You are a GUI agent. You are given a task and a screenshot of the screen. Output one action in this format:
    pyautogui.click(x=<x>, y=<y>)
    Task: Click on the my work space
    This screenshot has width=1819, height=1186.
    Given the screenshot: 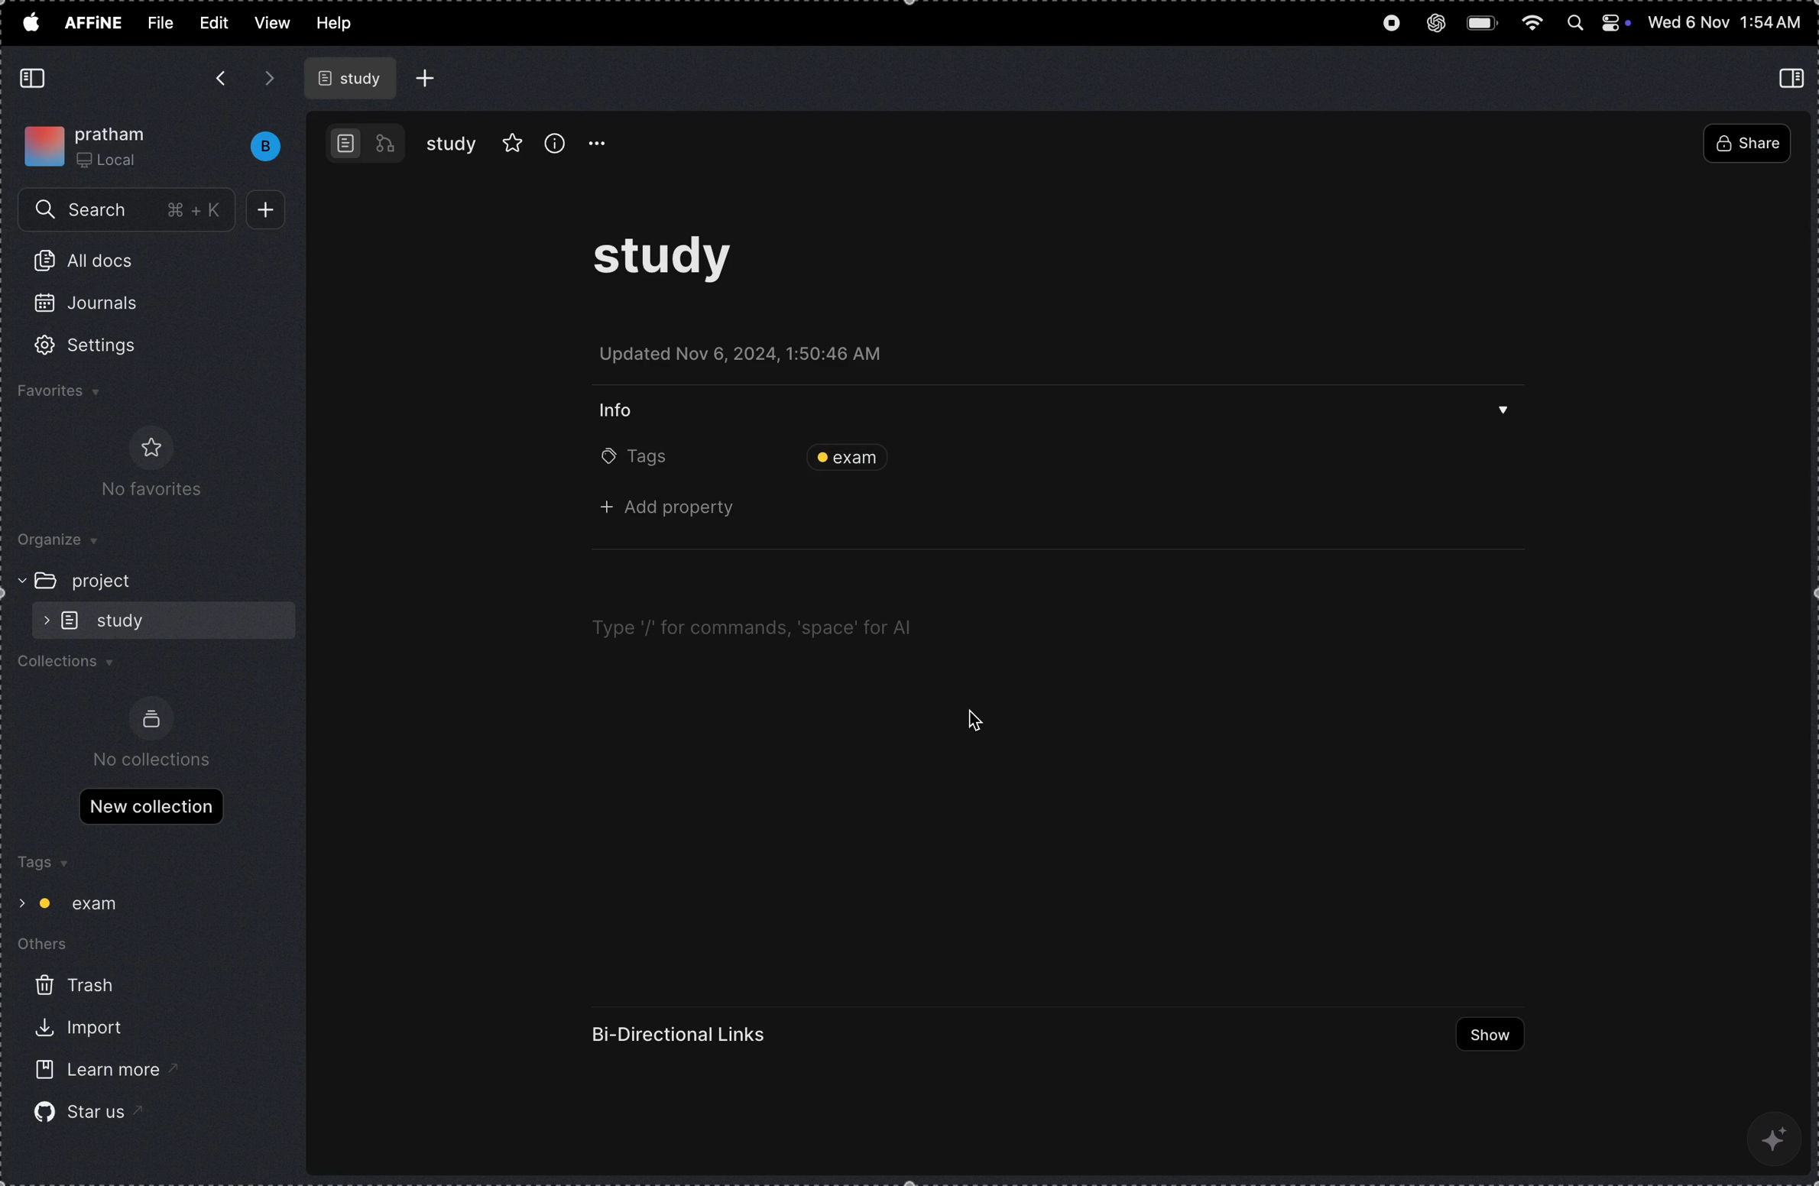 What is the action you would take?
    pyautogui.click(x=92, y=143)
    